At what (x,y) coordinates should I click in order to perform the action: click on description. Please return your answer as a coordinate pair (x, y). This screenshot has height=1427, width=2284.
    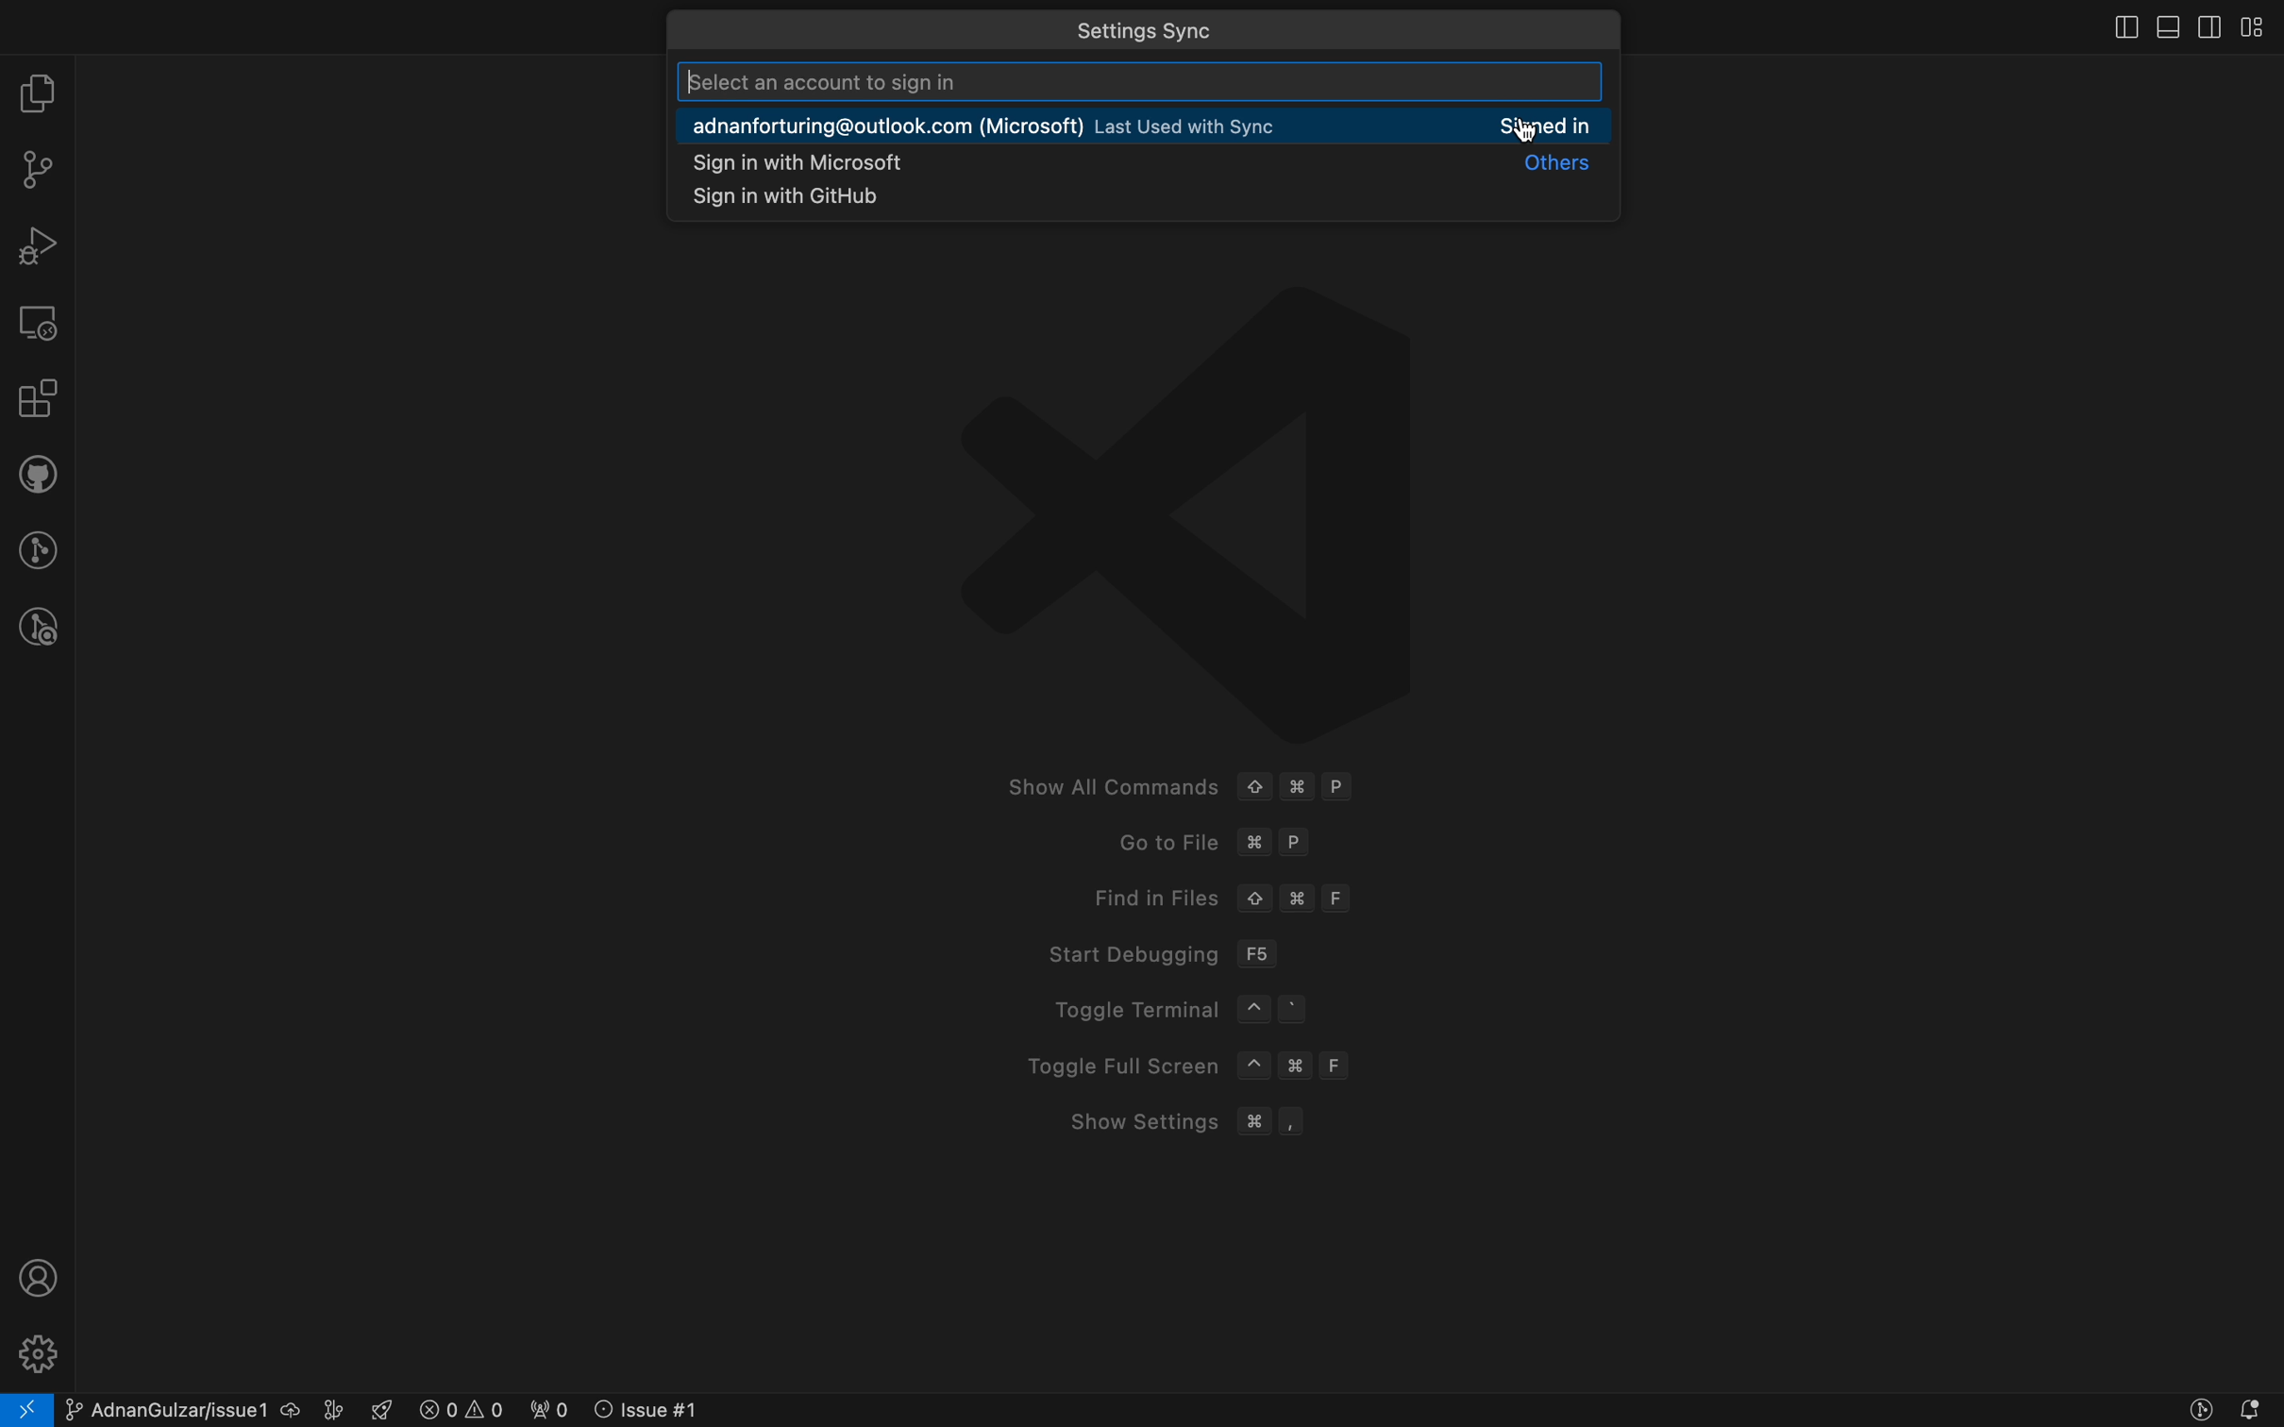
    Looking at the image, I should click on (999, 80).